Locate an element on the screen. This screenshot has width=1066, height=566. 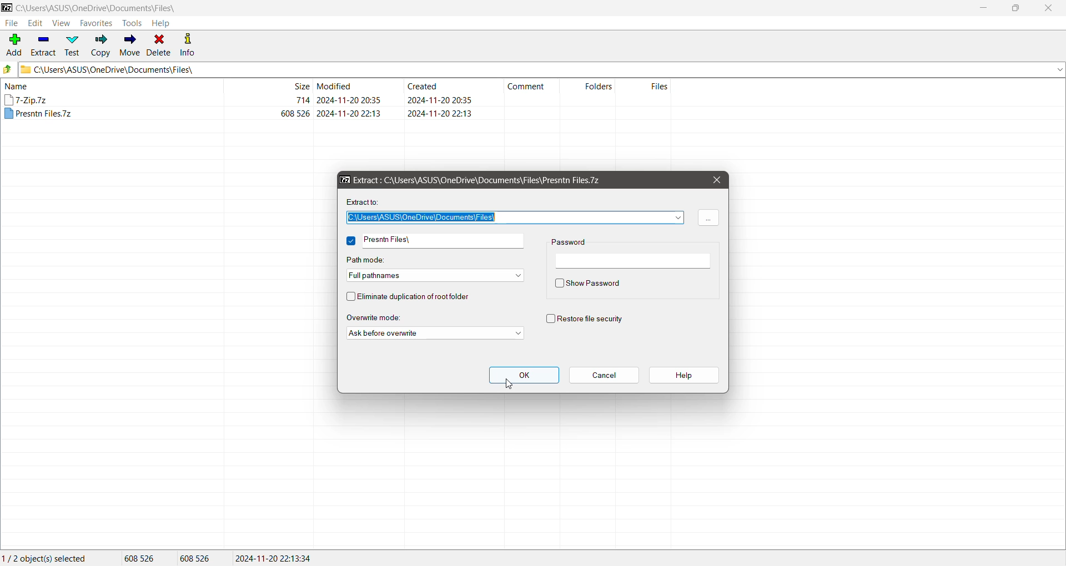
file is located at coordinates (39, 114).